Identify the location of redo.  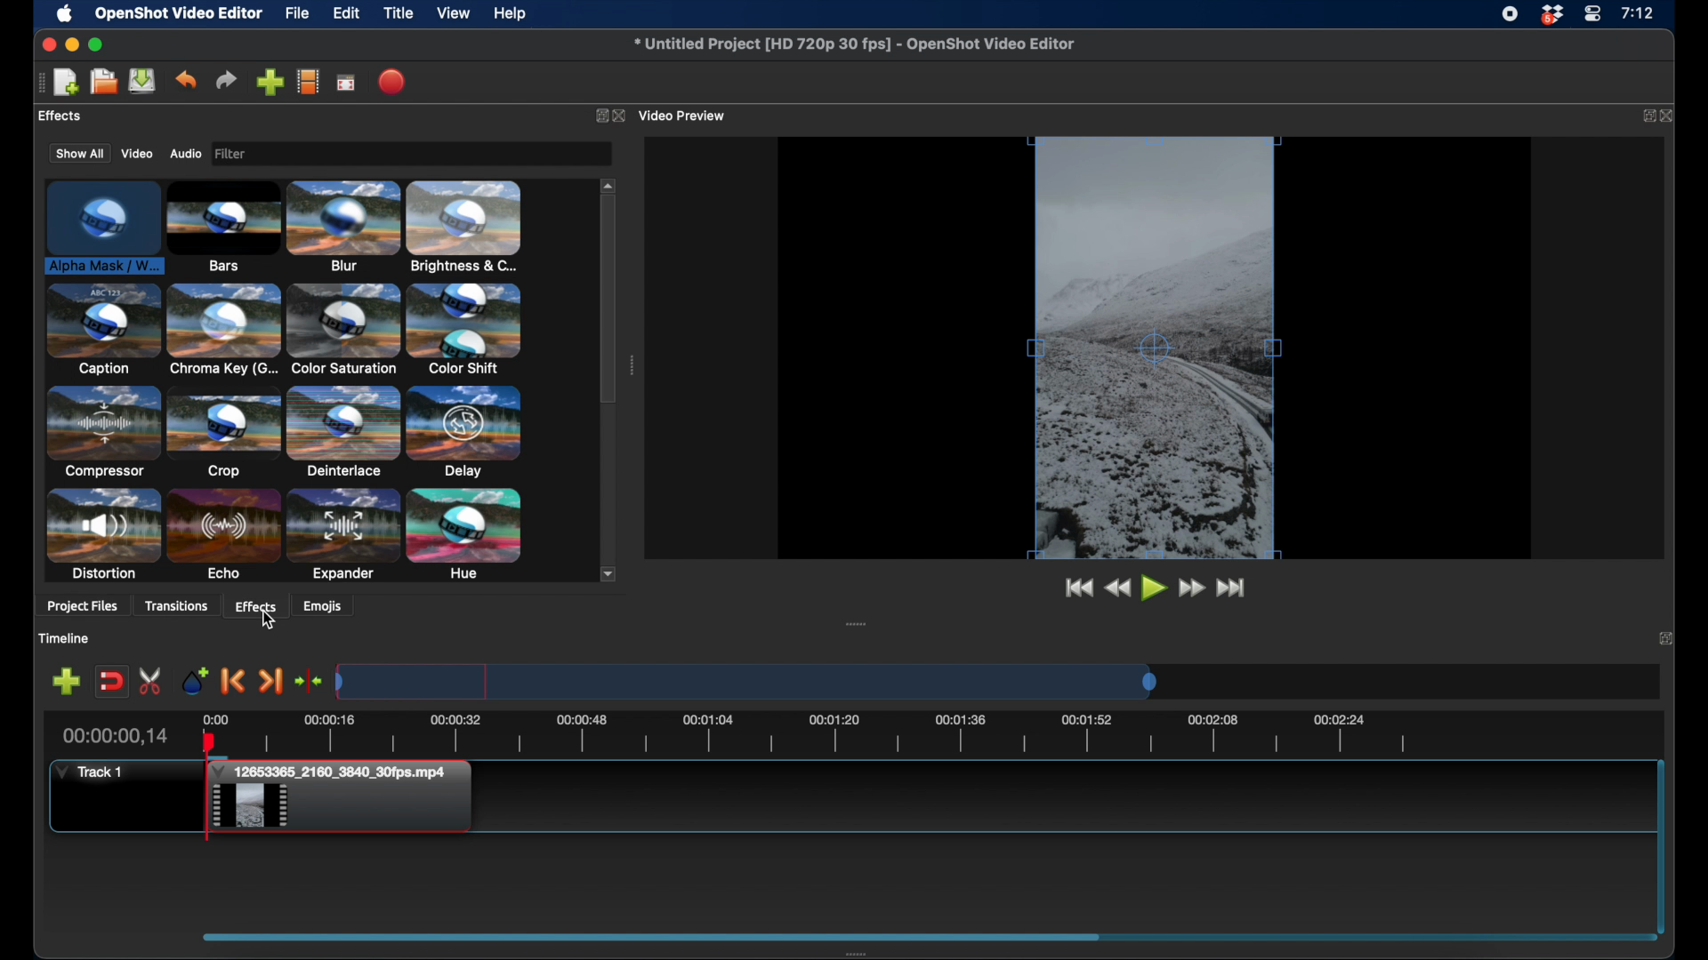
(226, 80).